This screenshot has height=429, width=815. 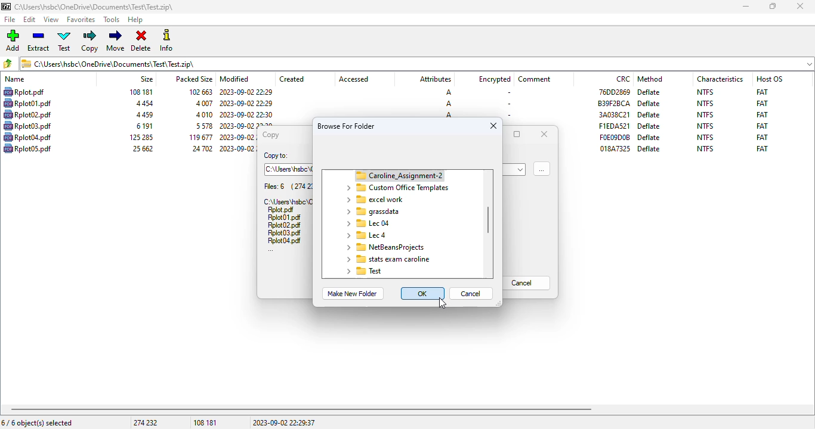 What do you see at coordinates (354, 79) in the screenshot?
I see `accessed` at bounding box center [354, 79].